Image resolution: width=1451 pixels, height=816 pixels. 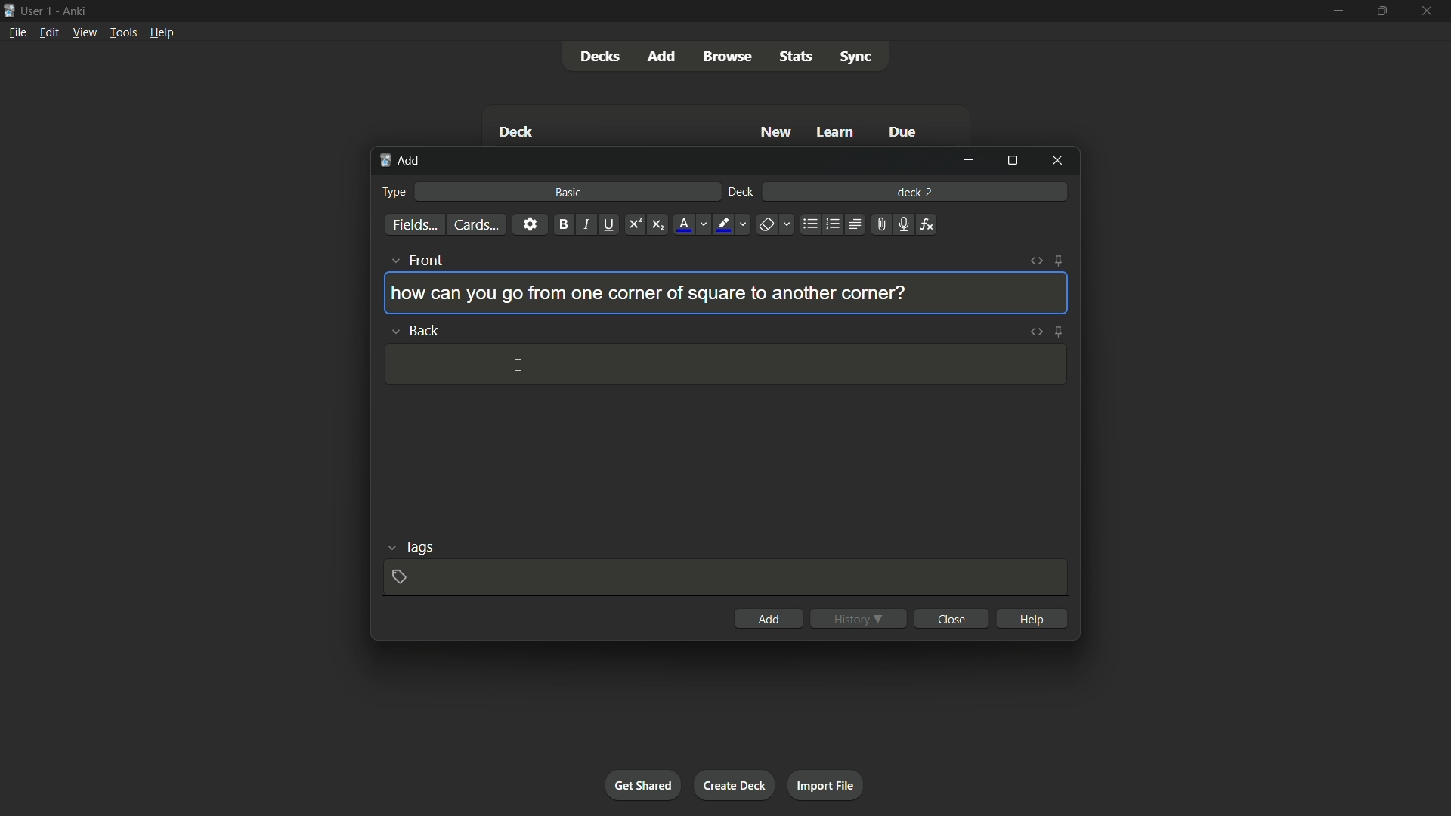 I want to click on history, so click(x=859, y=618).